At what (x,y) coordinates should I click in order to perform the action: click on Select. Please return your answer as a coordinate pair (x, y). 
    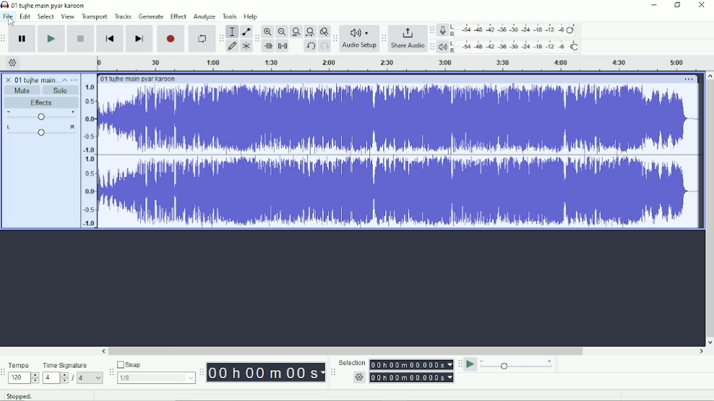
    Looking at the image, I should click on (45, 16).